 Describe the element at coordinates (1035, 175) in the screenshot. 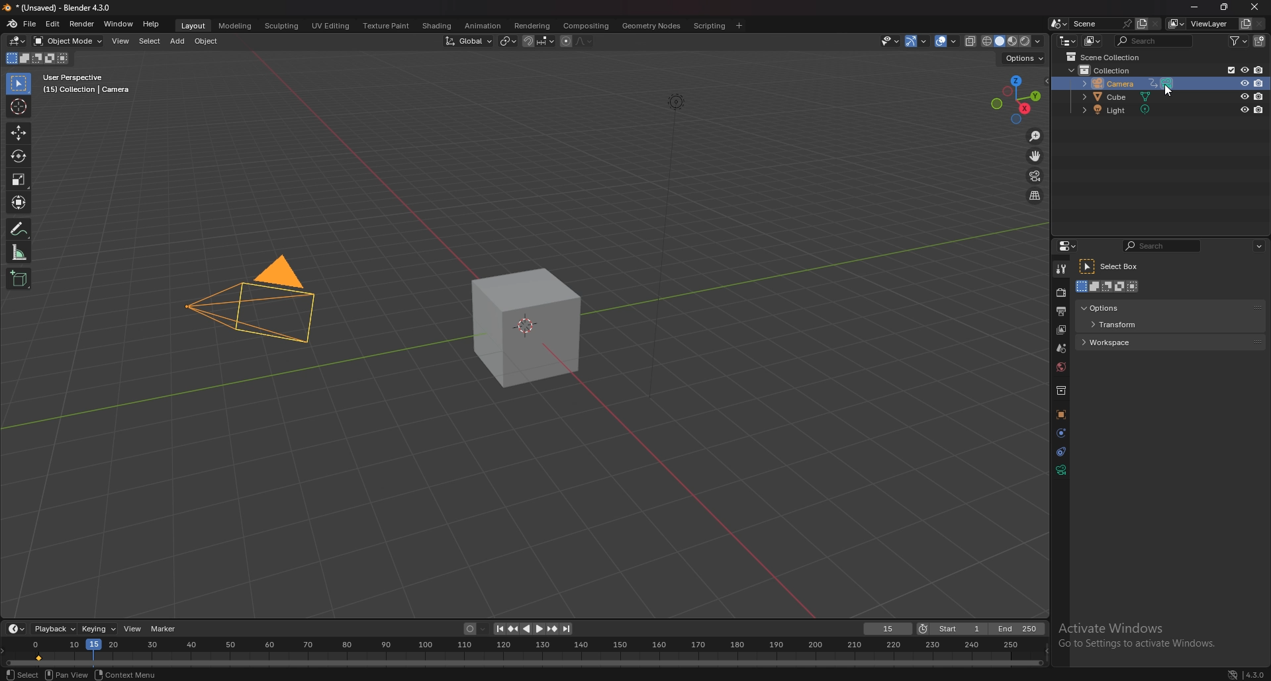

I see `camera view` at that location.